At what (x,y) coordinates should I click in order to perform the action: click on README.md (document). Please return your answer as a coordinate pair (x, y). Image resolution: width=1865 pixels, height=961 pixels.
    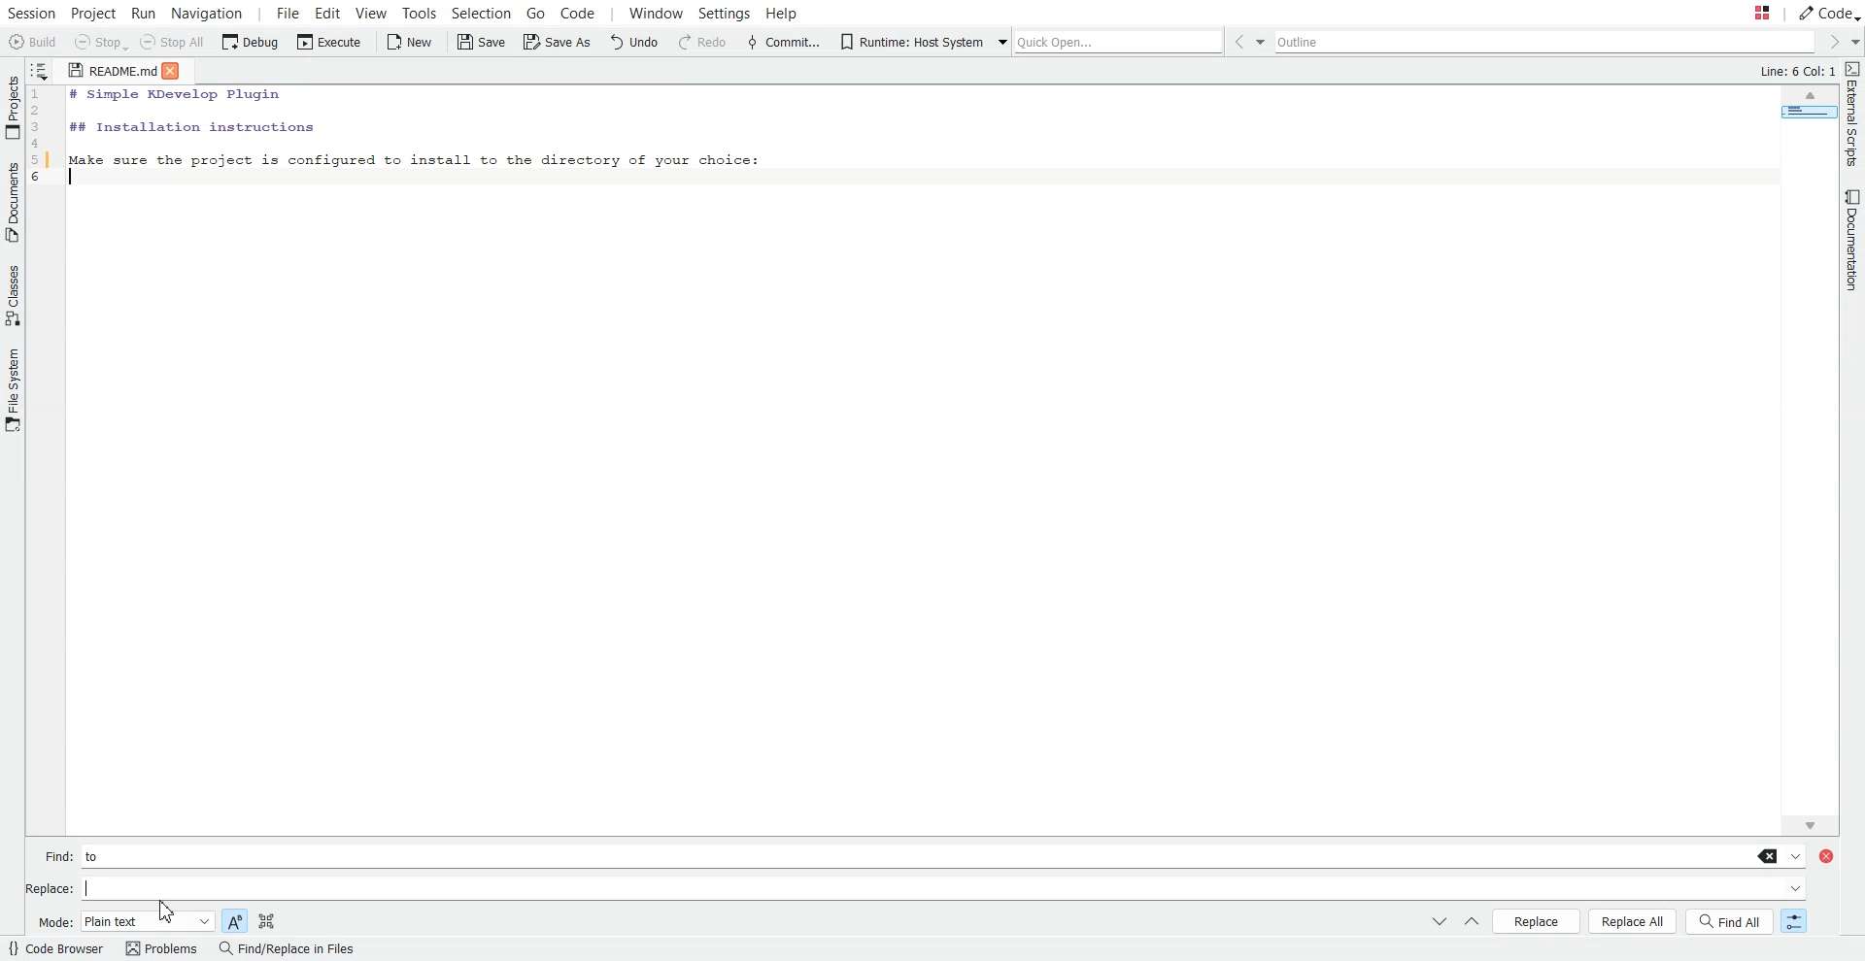
    Looking at the image, I should click on (112, 72).